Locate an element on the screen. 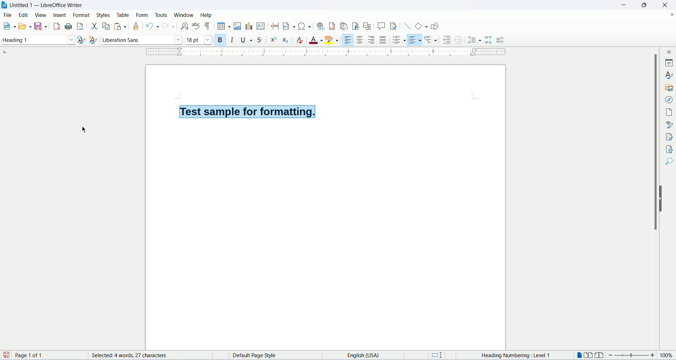 The width and height of the screenshot is (676, 360). style inspector is located at coordinates (669, 125).